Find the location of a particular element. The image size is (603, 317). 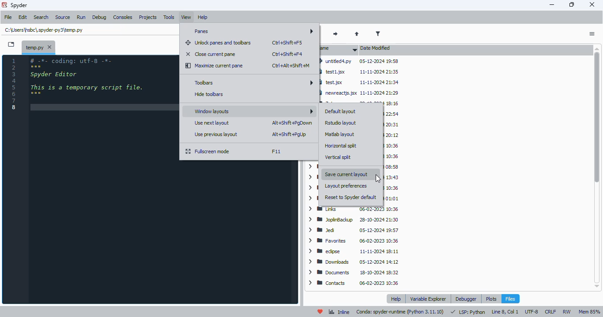

layout preferences is located at coordinates (345, 185).